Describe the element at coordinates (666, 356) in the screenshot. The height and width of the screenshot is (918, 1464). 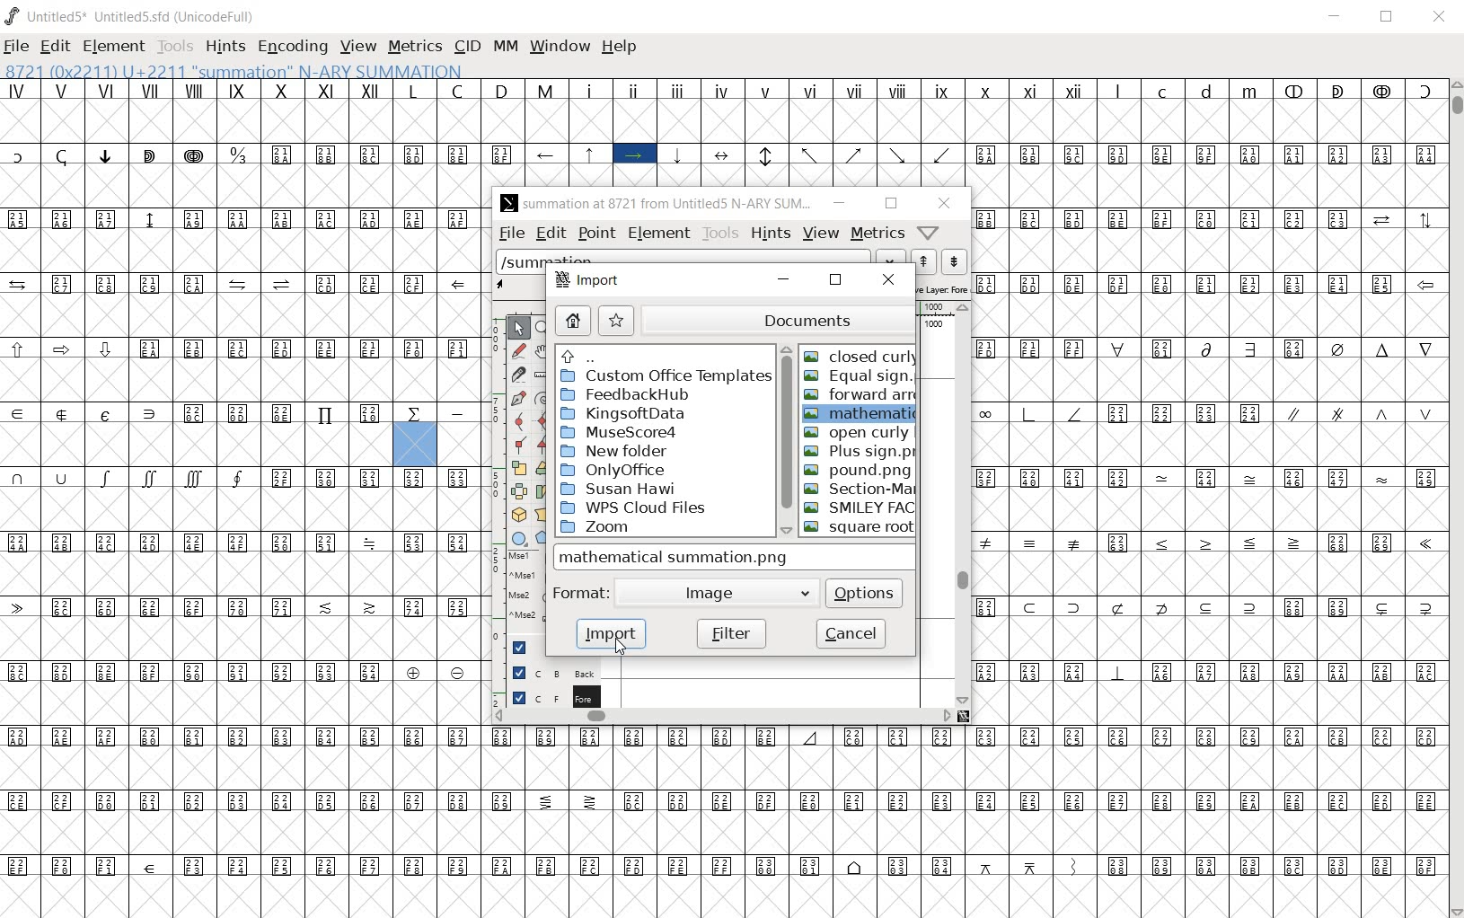
I see `up directories` at that location.